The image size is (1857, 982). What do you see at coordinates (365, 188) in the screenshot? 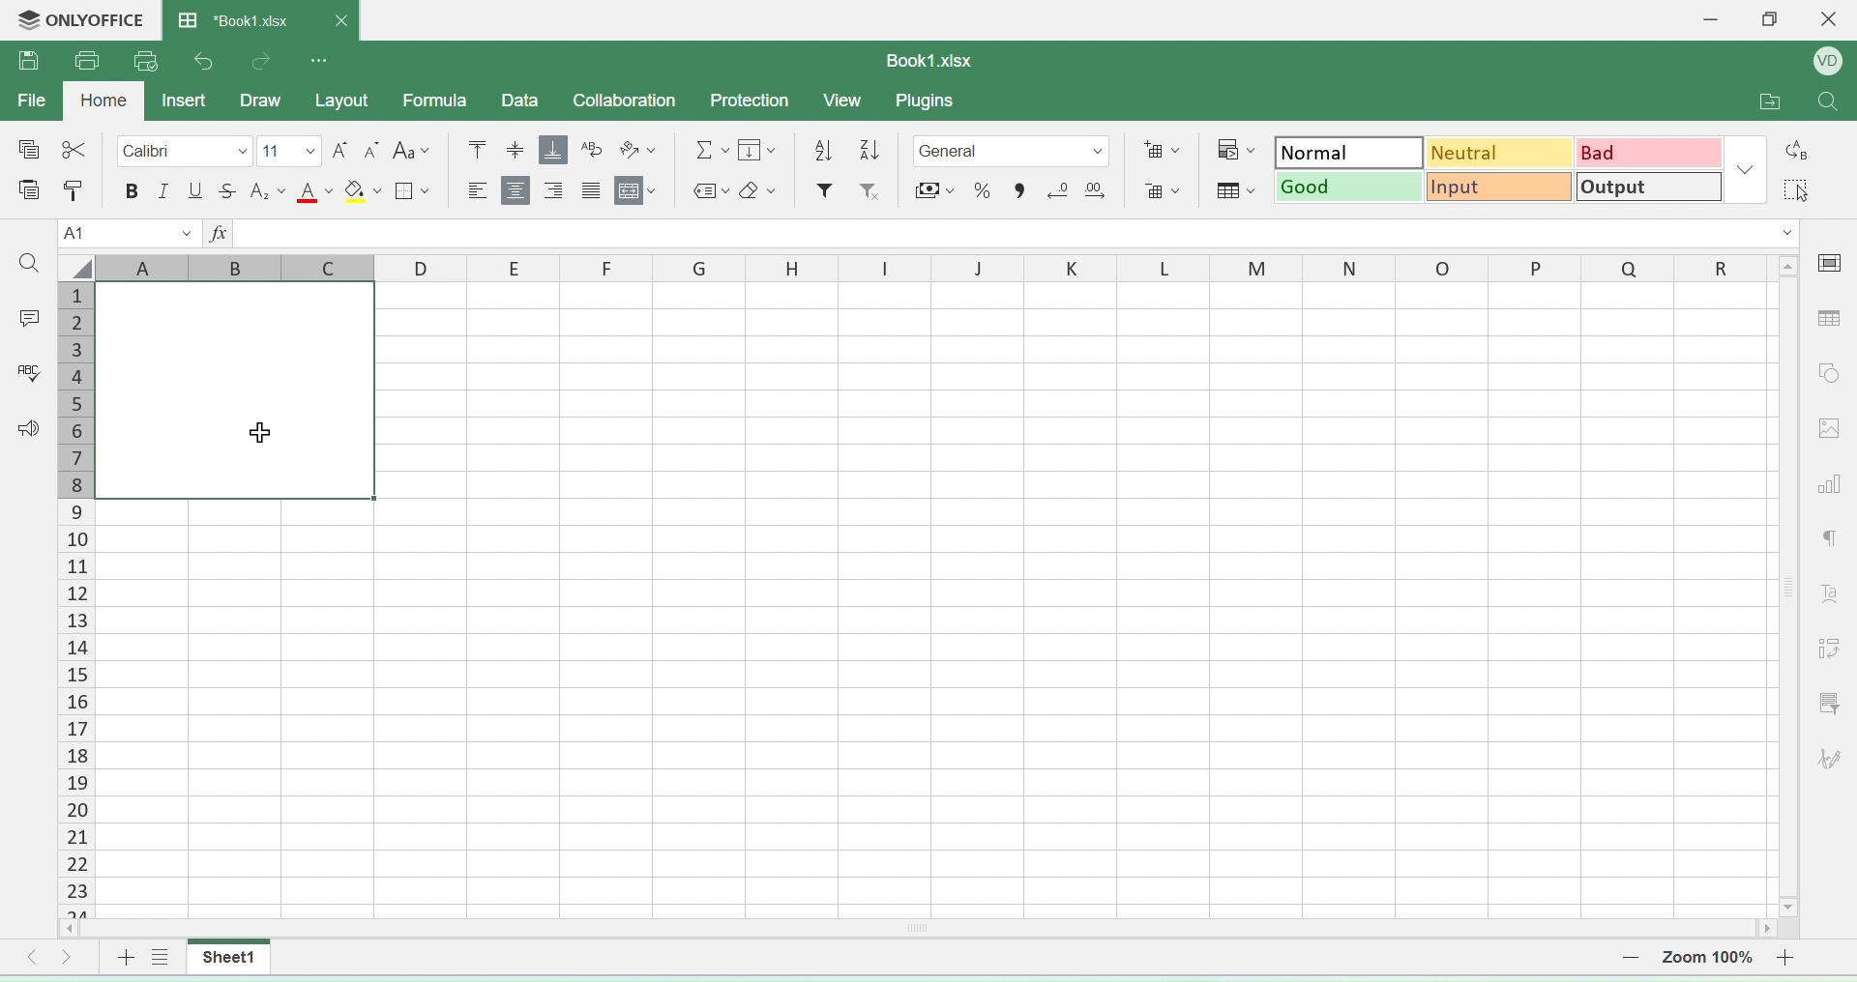
I see `fill paint` at bounding box center [365, 188].